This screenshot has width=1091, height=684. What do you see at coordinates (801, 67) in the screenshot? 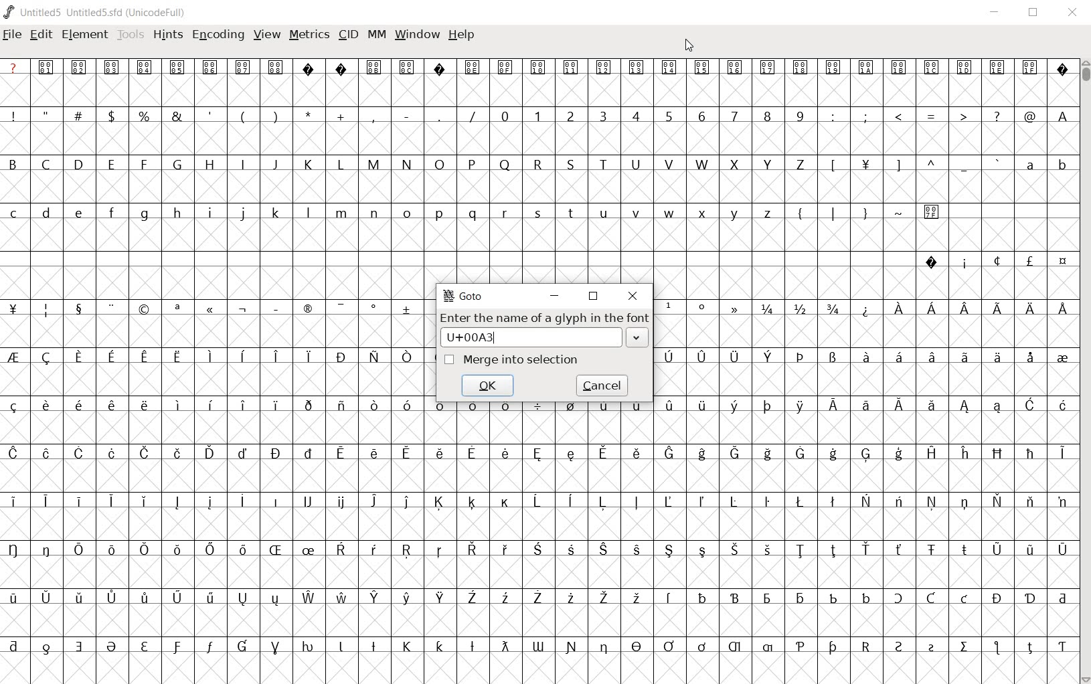
I see `Symbol` at bounding box center [801, 67].